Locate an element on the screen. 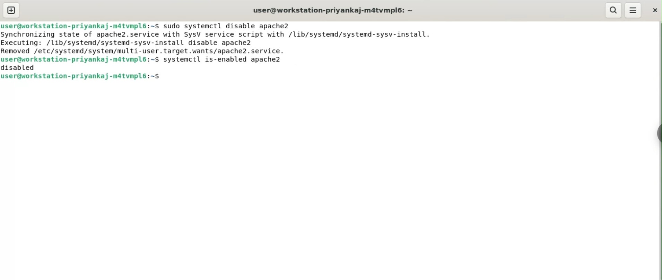  user@workstation-priyankaj-m4tvmpl6:~ is located at coordinates (334, 10).